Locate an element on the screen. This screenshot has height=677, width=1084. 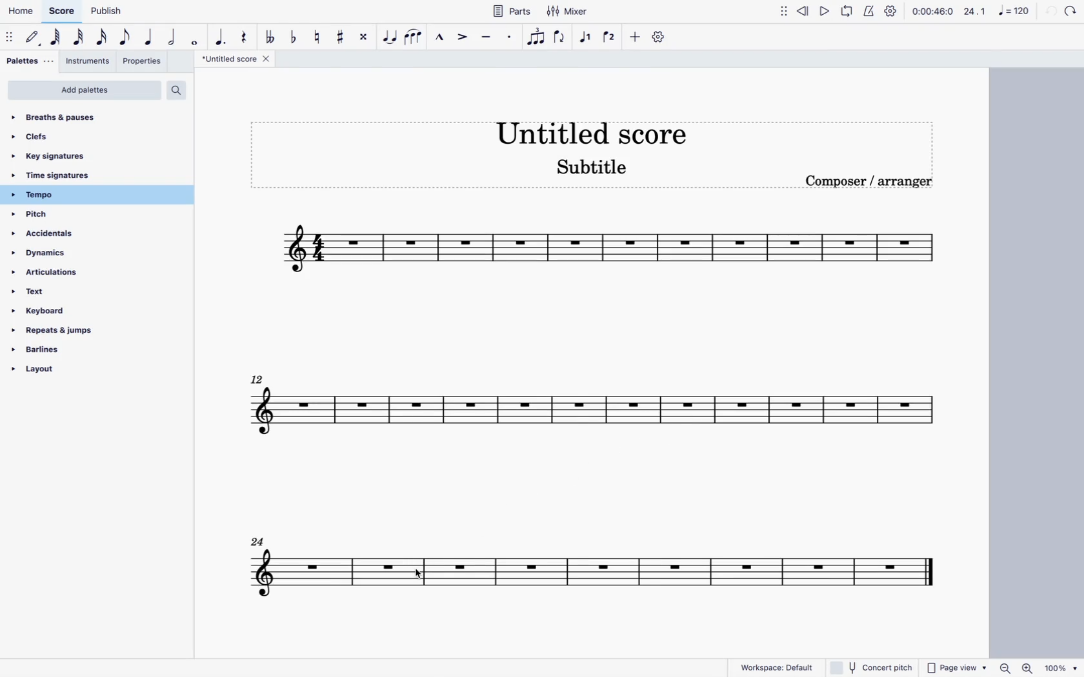
tenuto is located at coordinates (487, 39).